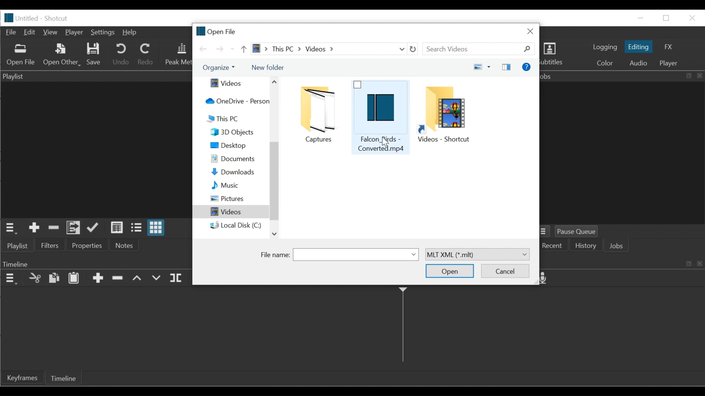  Describe the element at coordinates (322, 49) in the screenshot. I see `> this PC > Videos >` at that location.